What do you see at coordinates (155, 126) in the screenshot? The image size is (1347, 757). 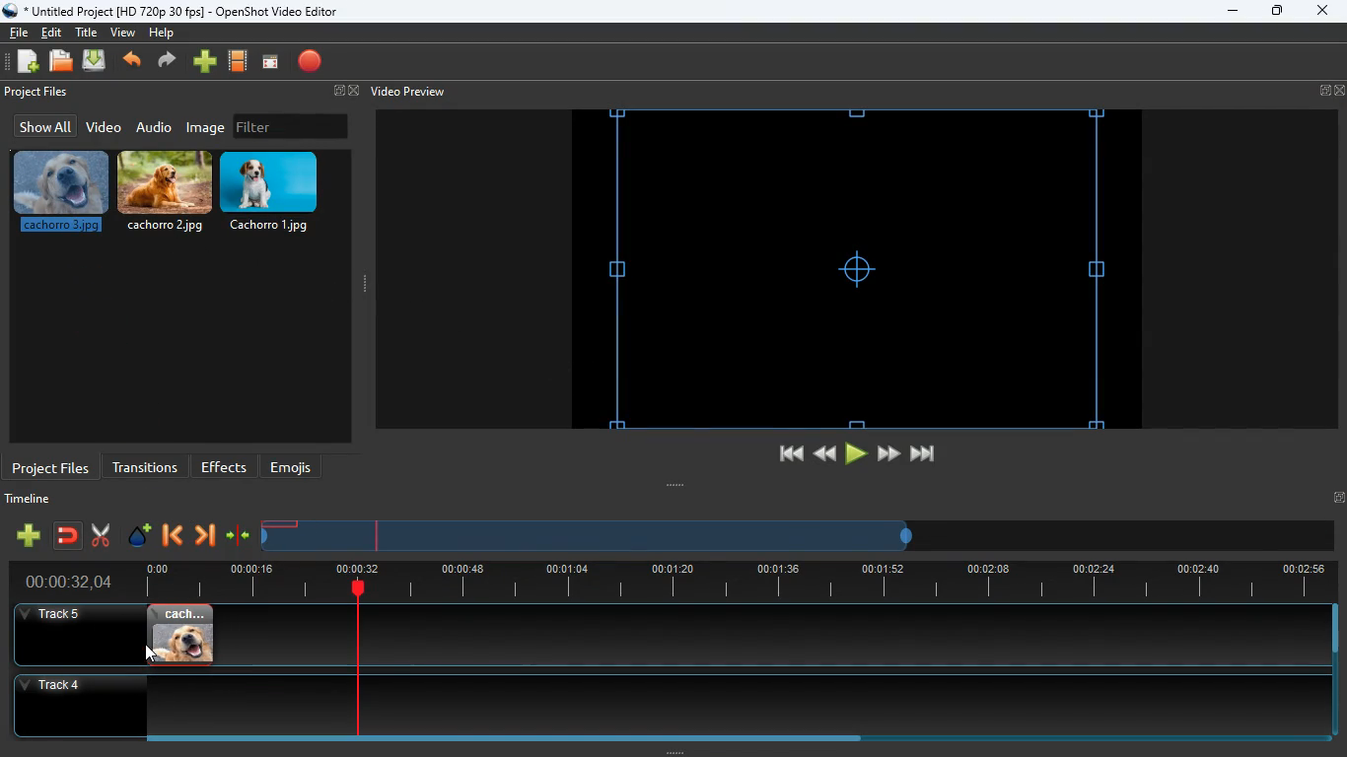 I see `audio` at bounding box center [155, 126].